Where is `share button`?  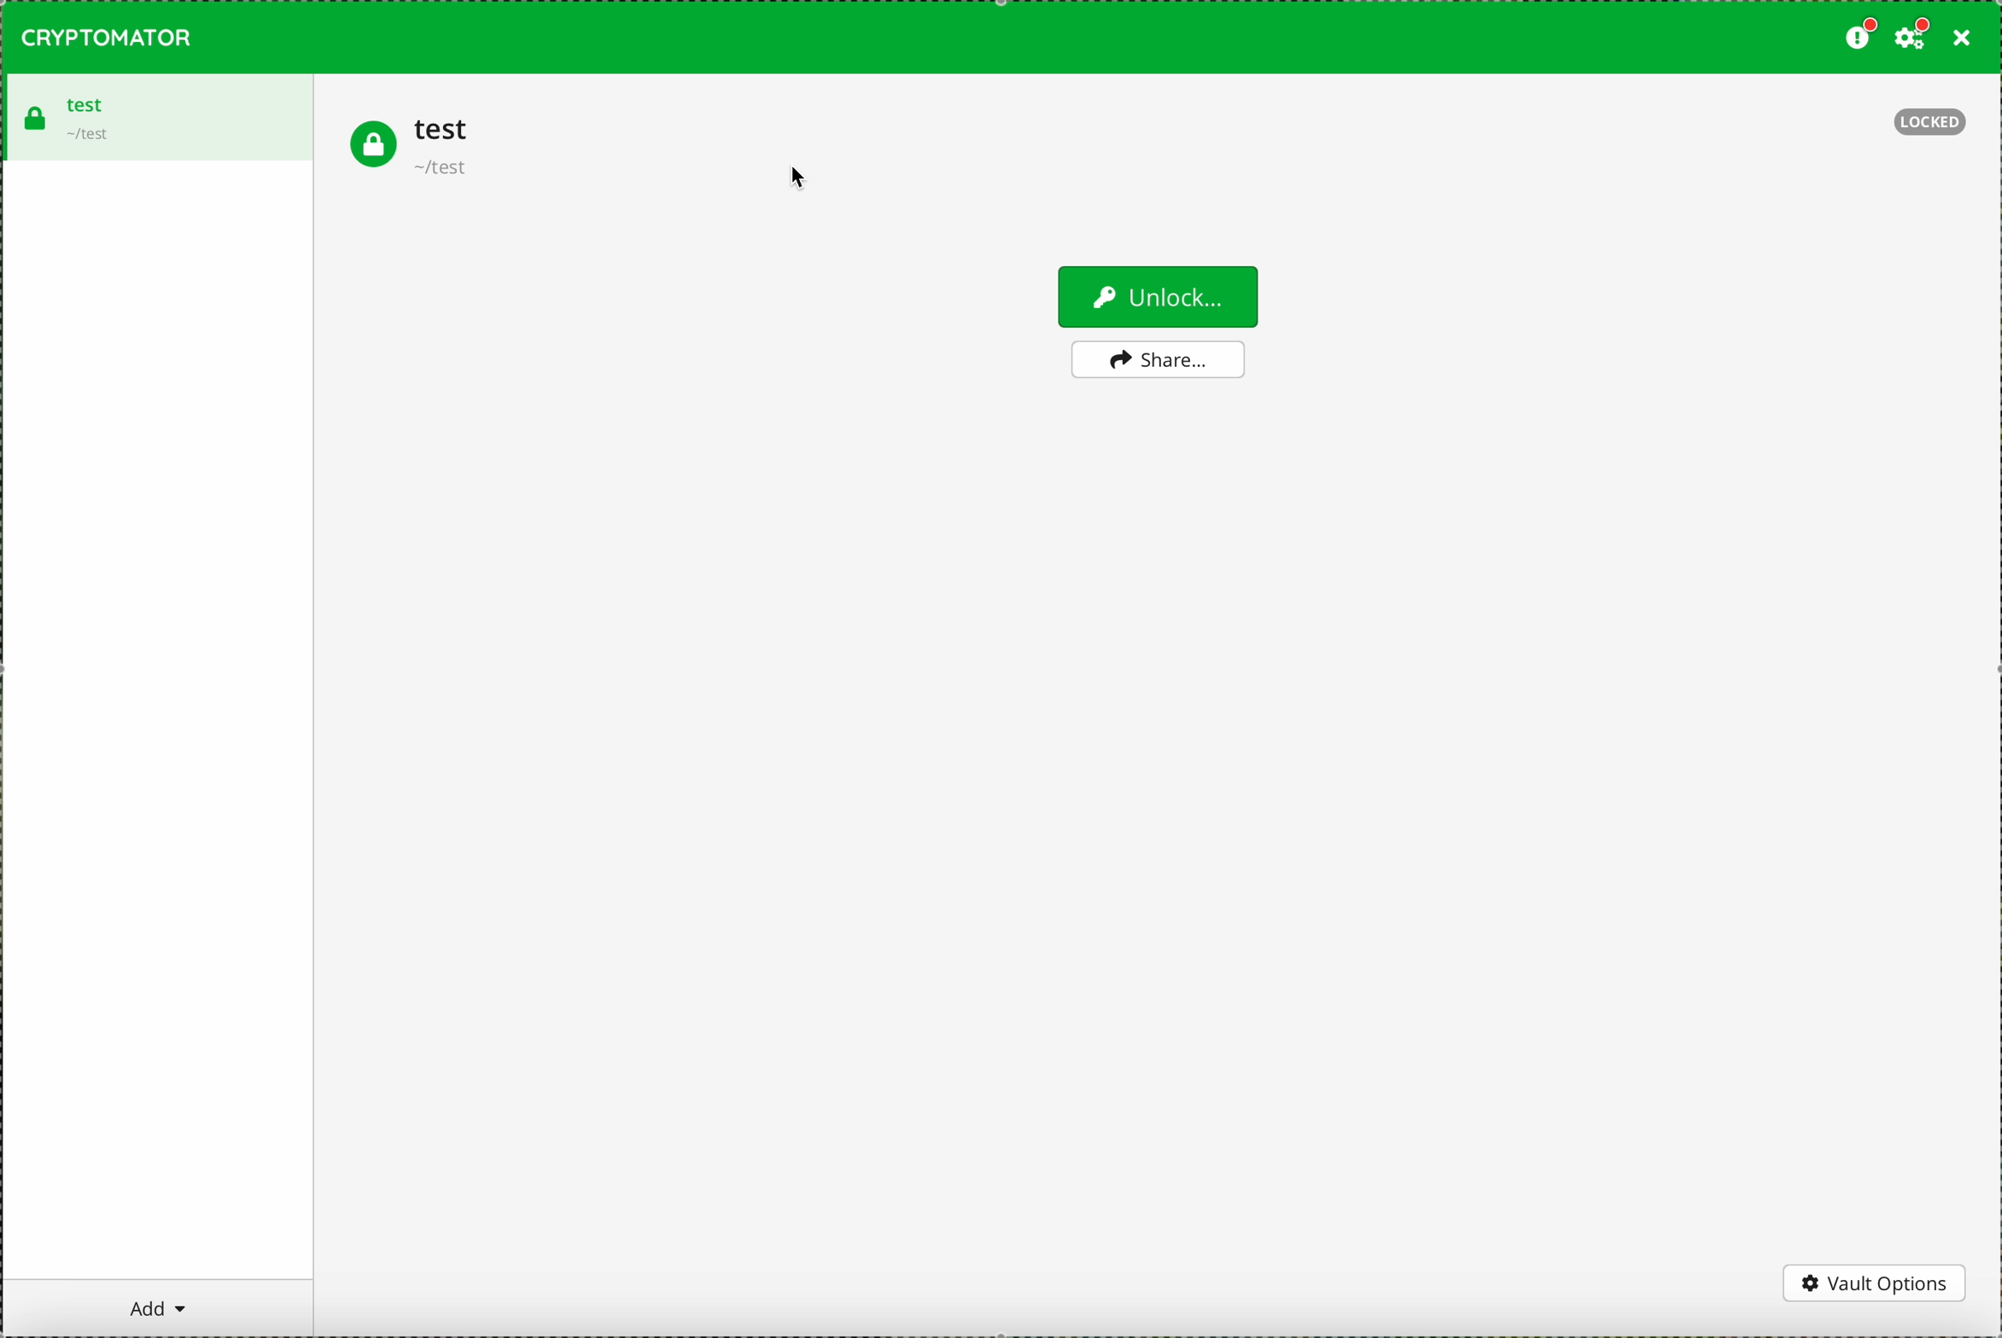
share button is located at coordinates (1158, 360).